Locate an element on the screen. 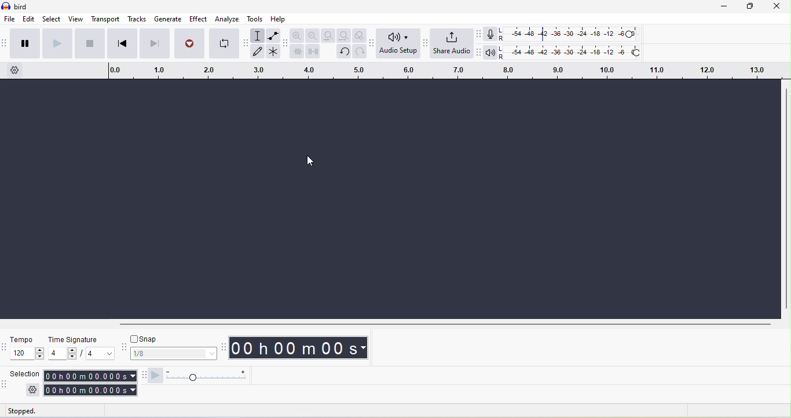 The width and height of the screenshot is (791, 418). undo is located at coordinates (344, 53).